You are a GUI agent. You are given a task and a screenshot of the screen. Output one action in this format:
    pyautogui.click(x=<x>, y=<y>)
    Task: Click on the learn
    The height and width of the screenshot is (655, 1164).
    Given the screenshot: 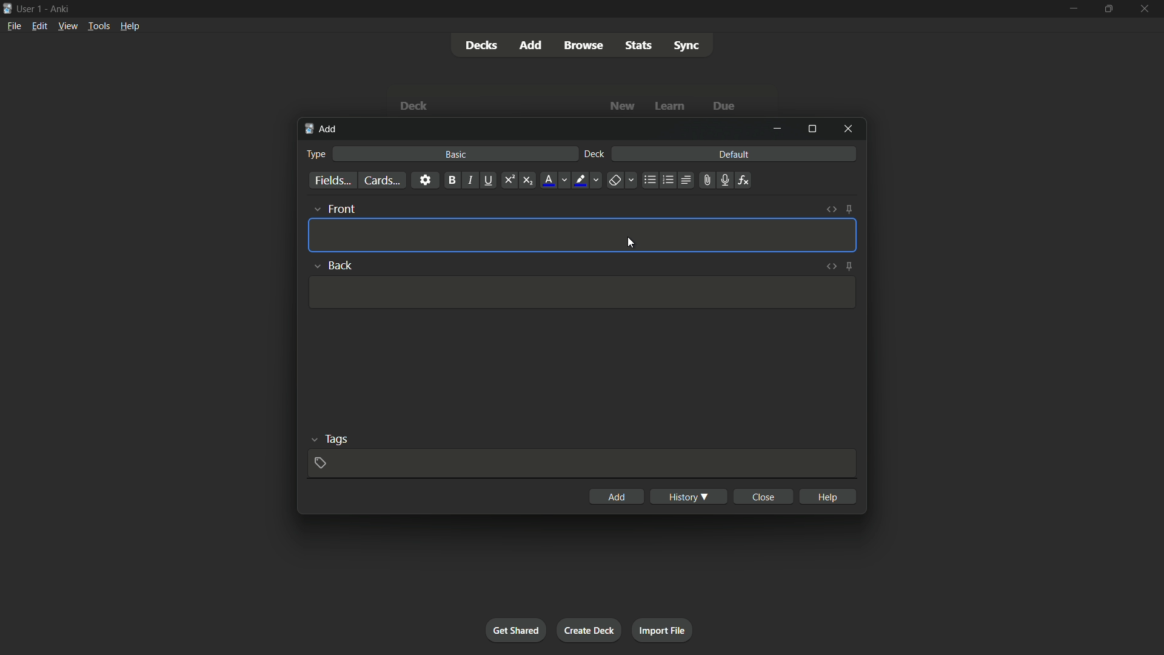 What is the action you would take?
    pyautogui.click(x=670, y=107)
    